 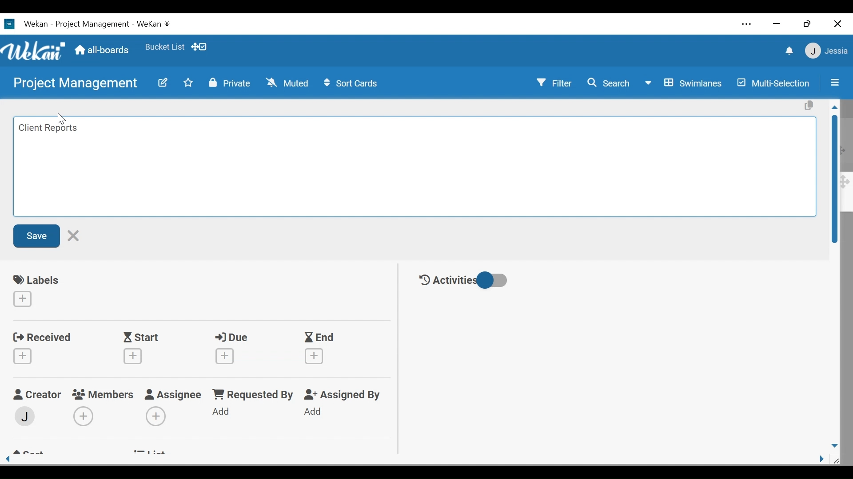 What do you see at coordinates (836, 23) in the screenshot?
I see `Close` at bounding box center [836, 23].